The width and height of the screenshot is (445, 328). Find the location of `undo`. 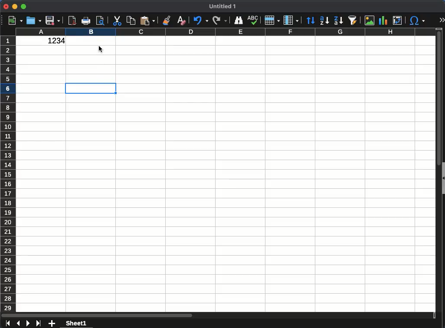

undo is located at coordinates (200, 21).